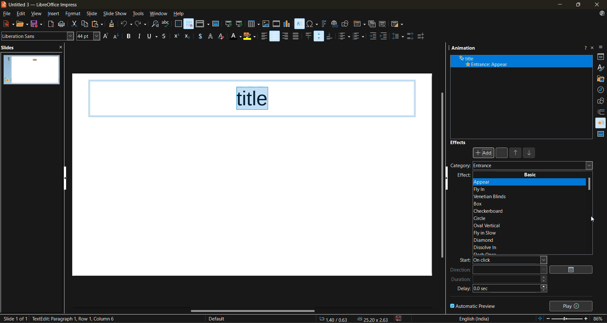 The image size is (607, 323). Describe the element at coordinates (541, 319) in the screenshot. I see `fit to slide` at that location.